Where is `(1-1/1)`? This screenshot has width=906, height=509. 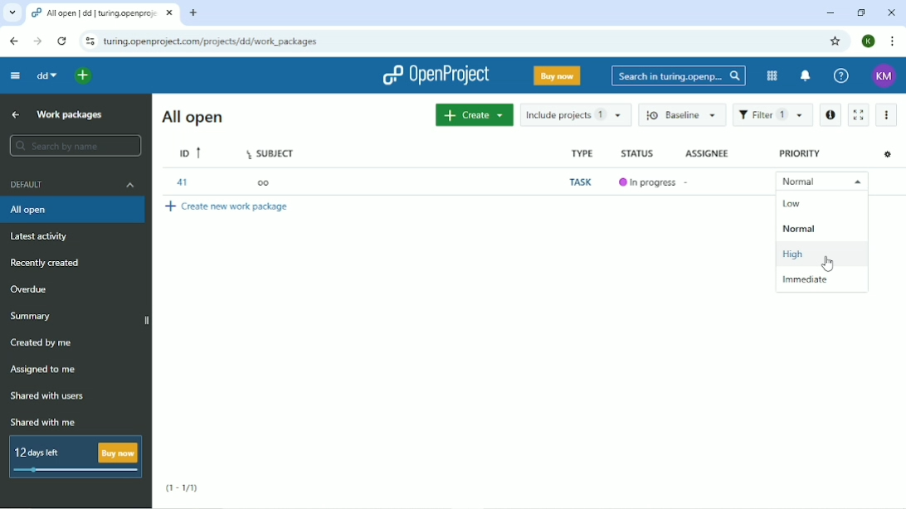
(1-1/1) is located at coordinates (185, 489).